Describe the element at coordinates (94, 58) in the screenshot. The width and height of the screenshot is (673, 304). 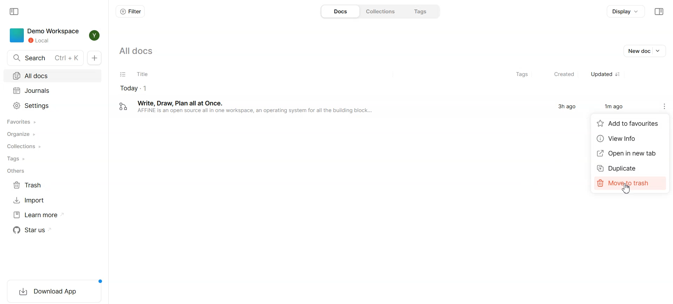
I see `New Doc` at that location.